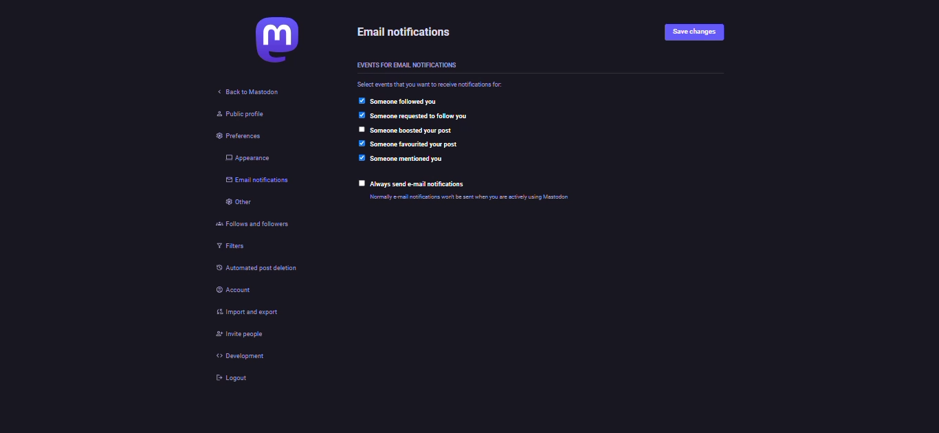 Image resolution: width=939 pixels, height=433 pixels. What do you see at coordinates (270, 267) in the screenshot?
I see `automated post deletion` at bounding box center [270, 267].